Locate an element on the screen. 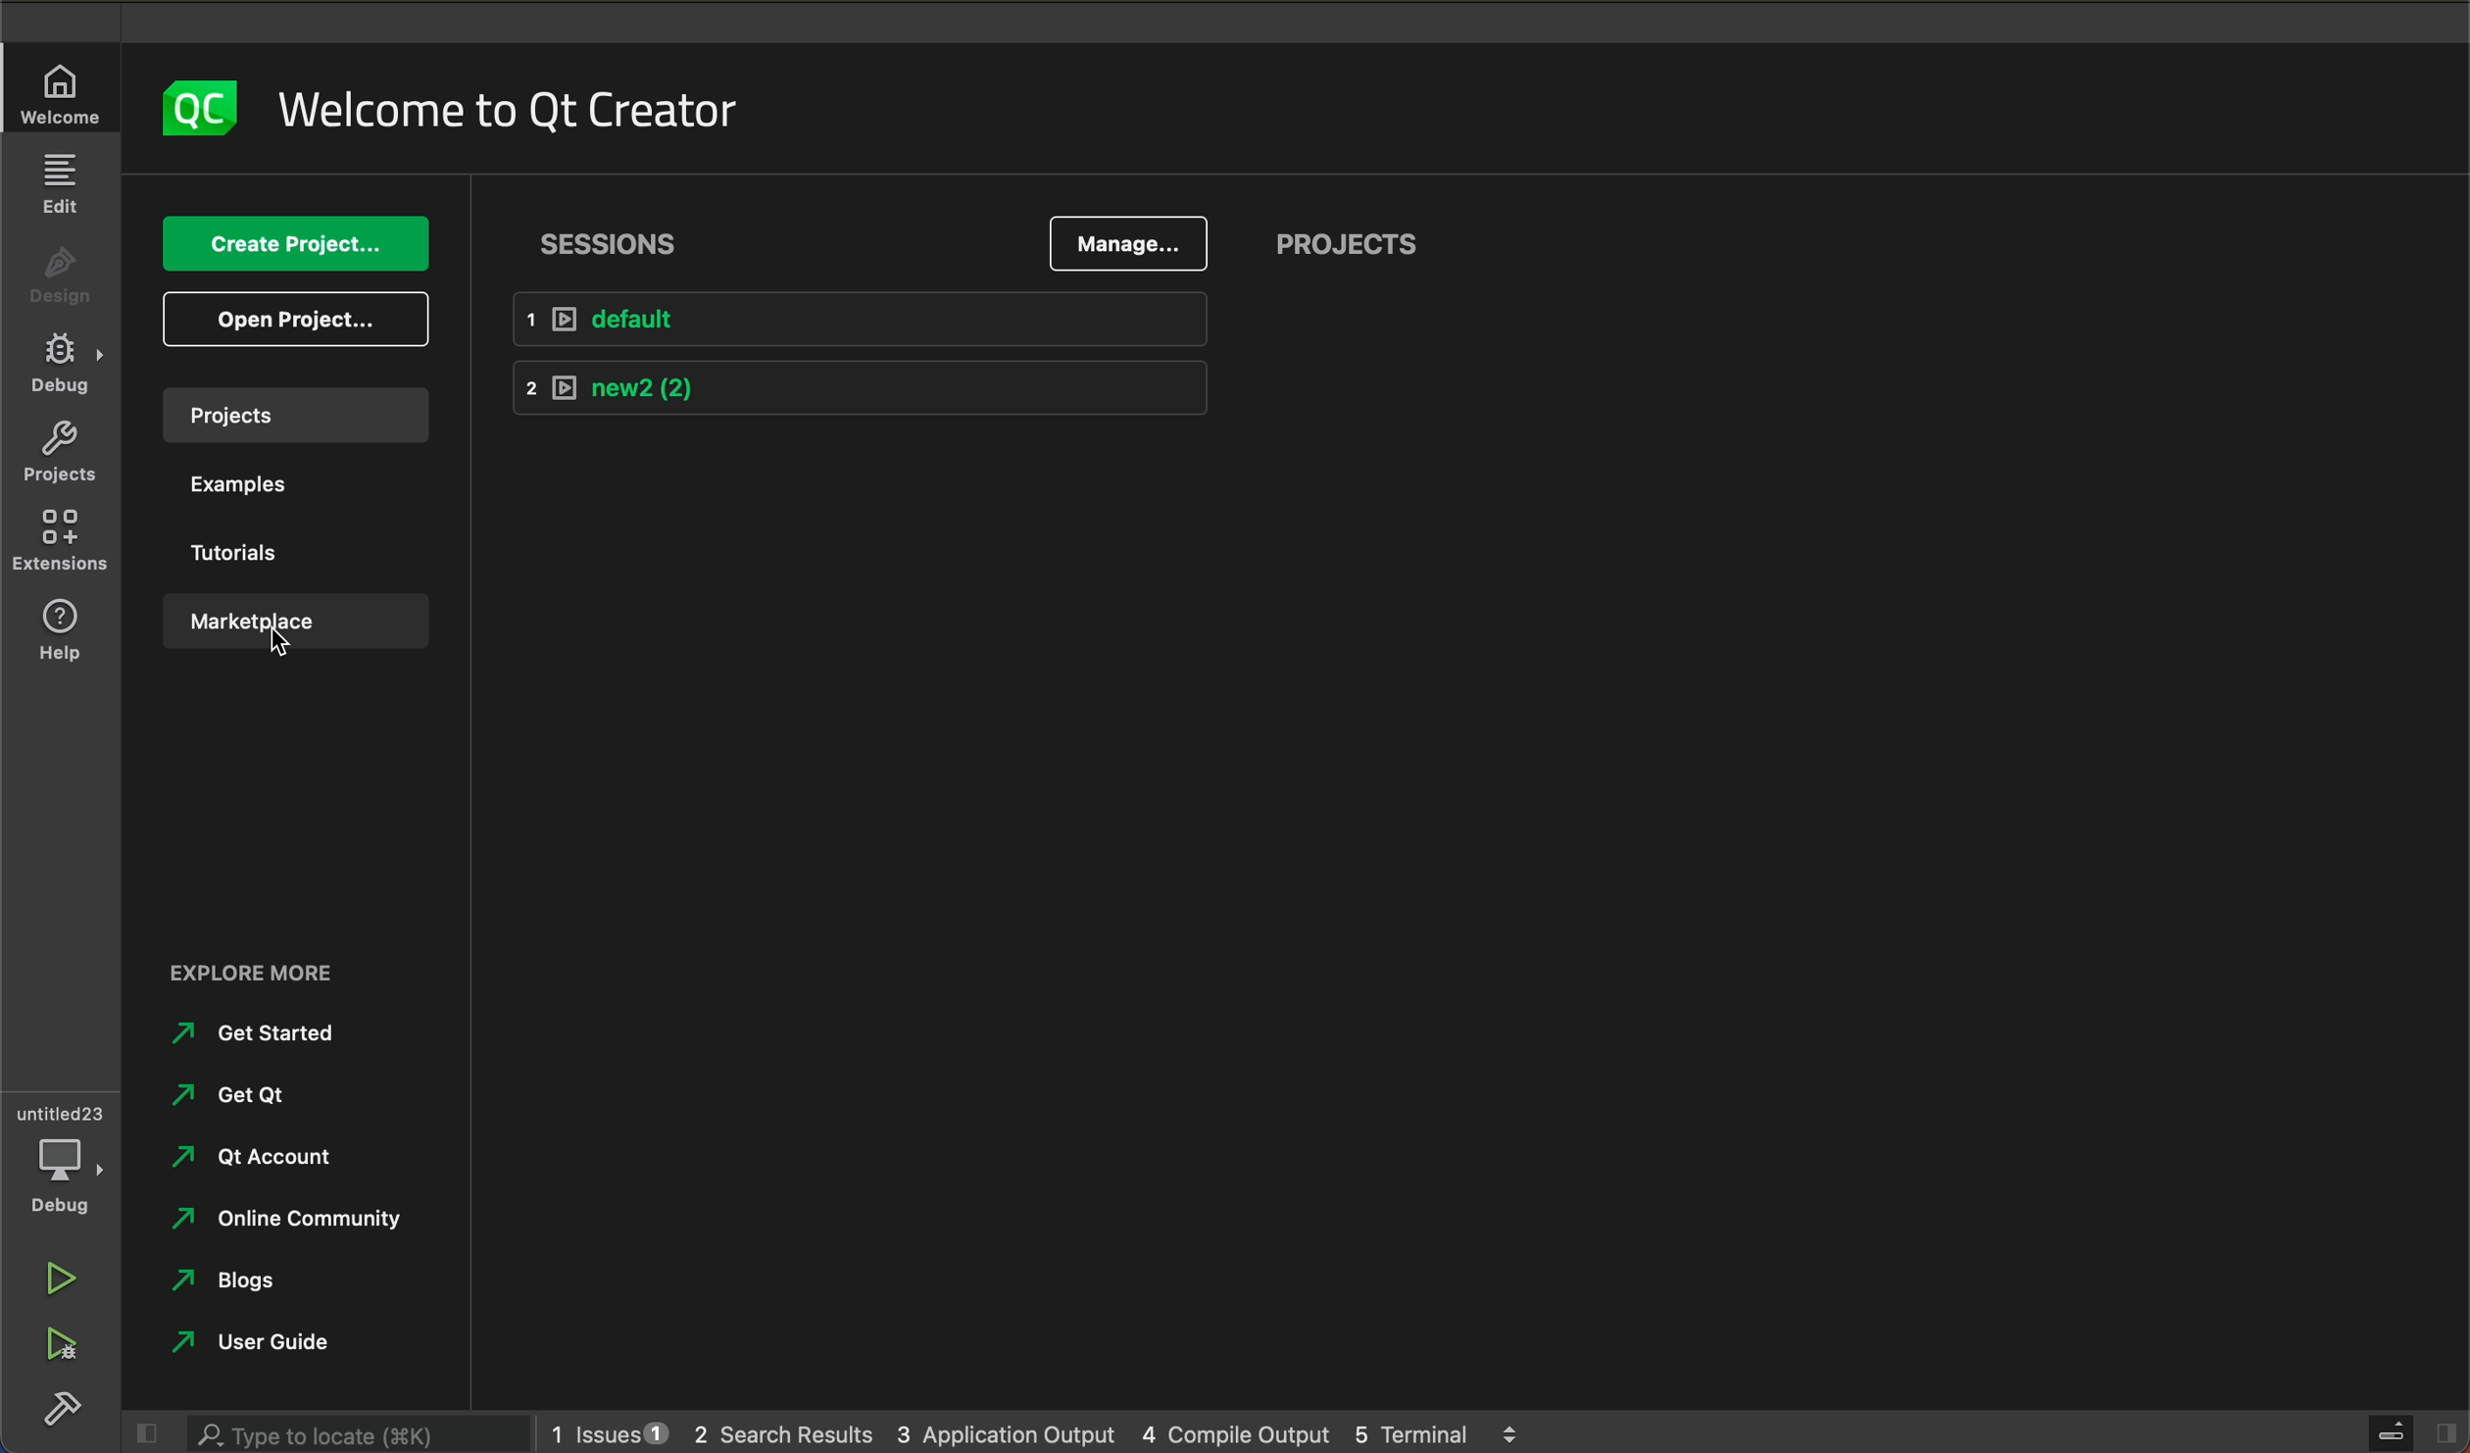 This screenshot has width=2470, height=1453. logo is located at coordinates (200, 105).